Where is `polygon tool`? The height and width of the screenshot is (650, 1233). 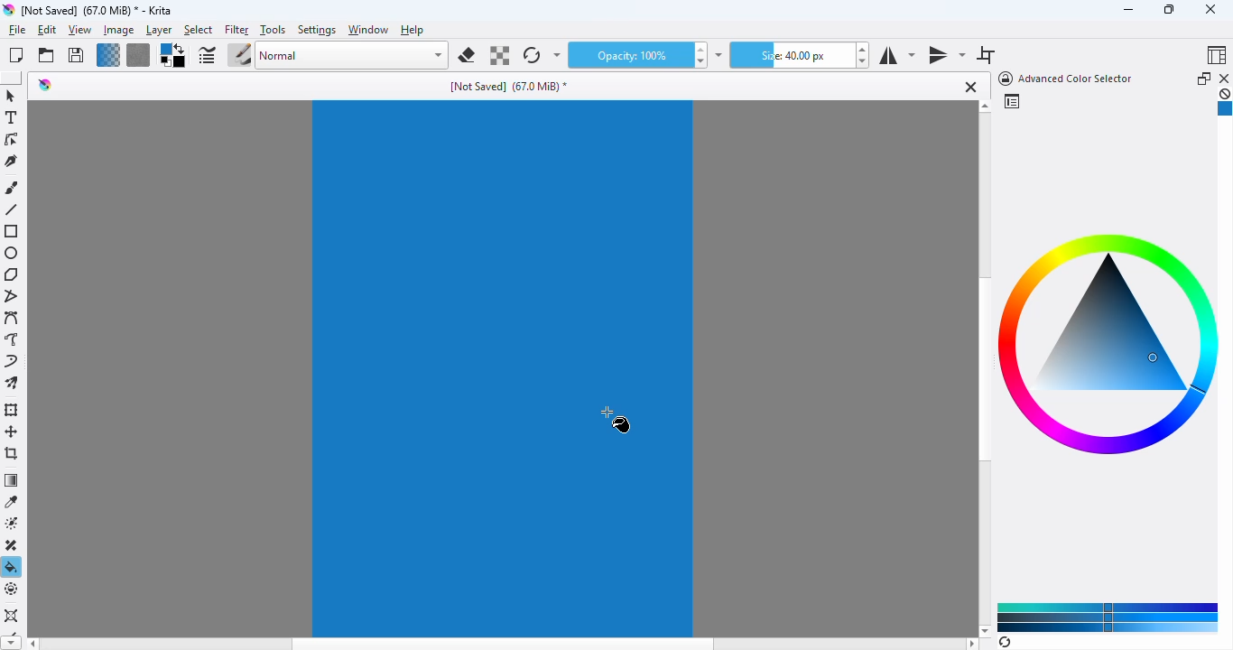
polygon tool is located at coordinates (11, 274).